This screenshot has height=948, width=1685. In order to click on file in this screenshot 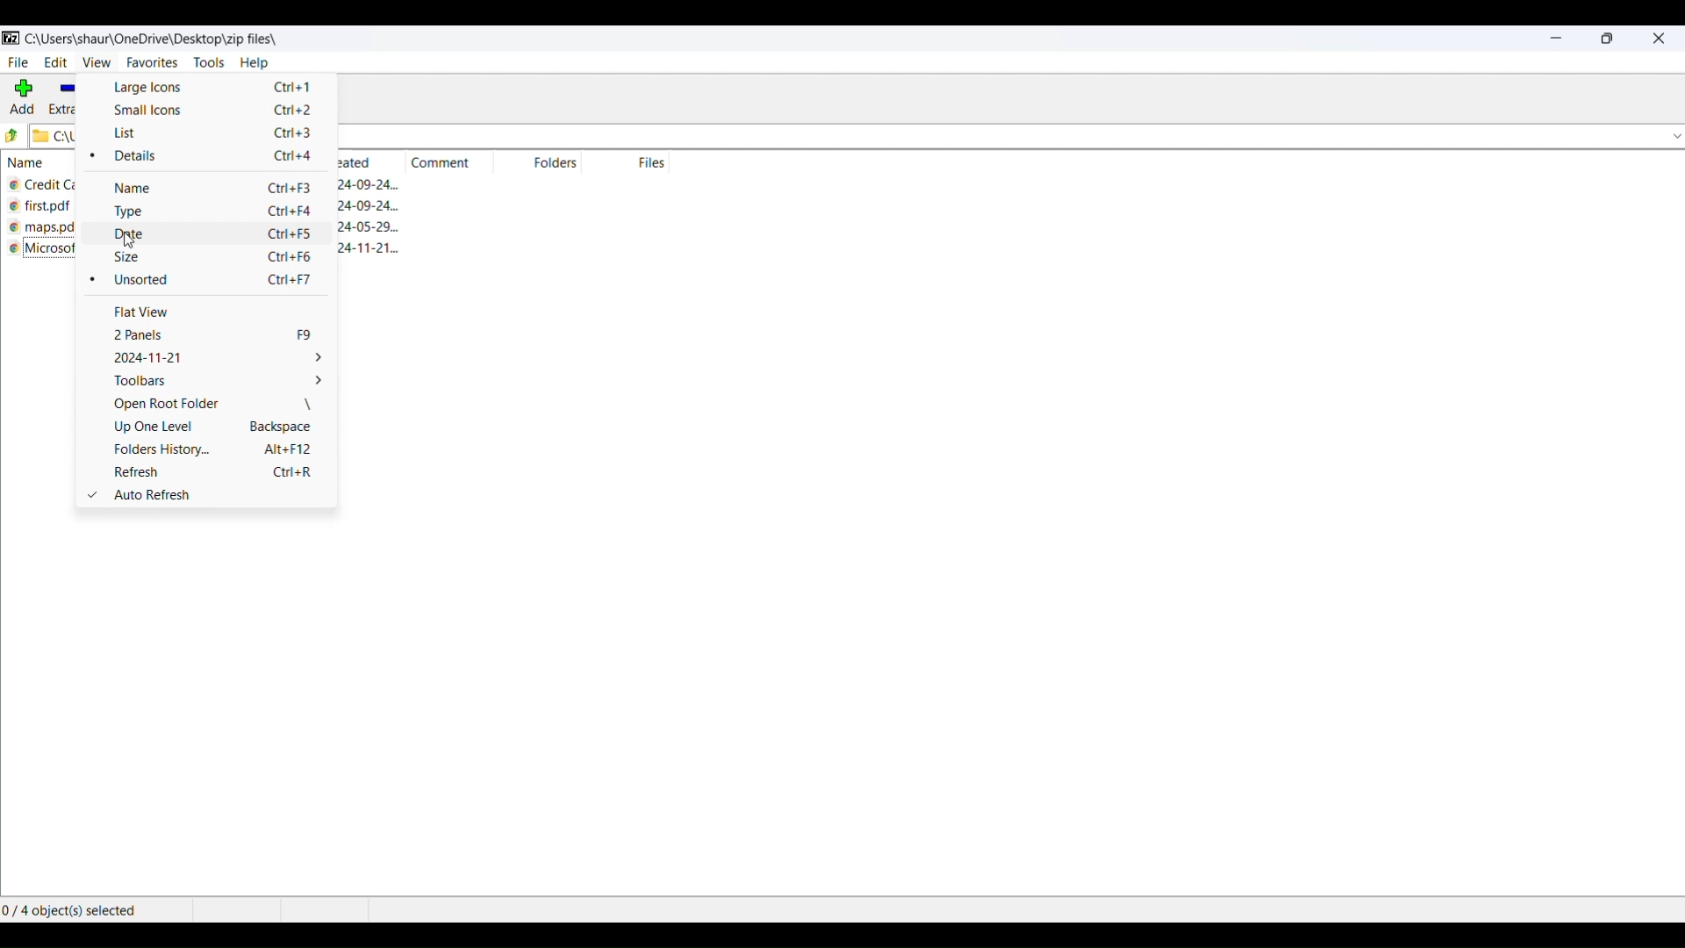, I will do `click(18, 64)`.